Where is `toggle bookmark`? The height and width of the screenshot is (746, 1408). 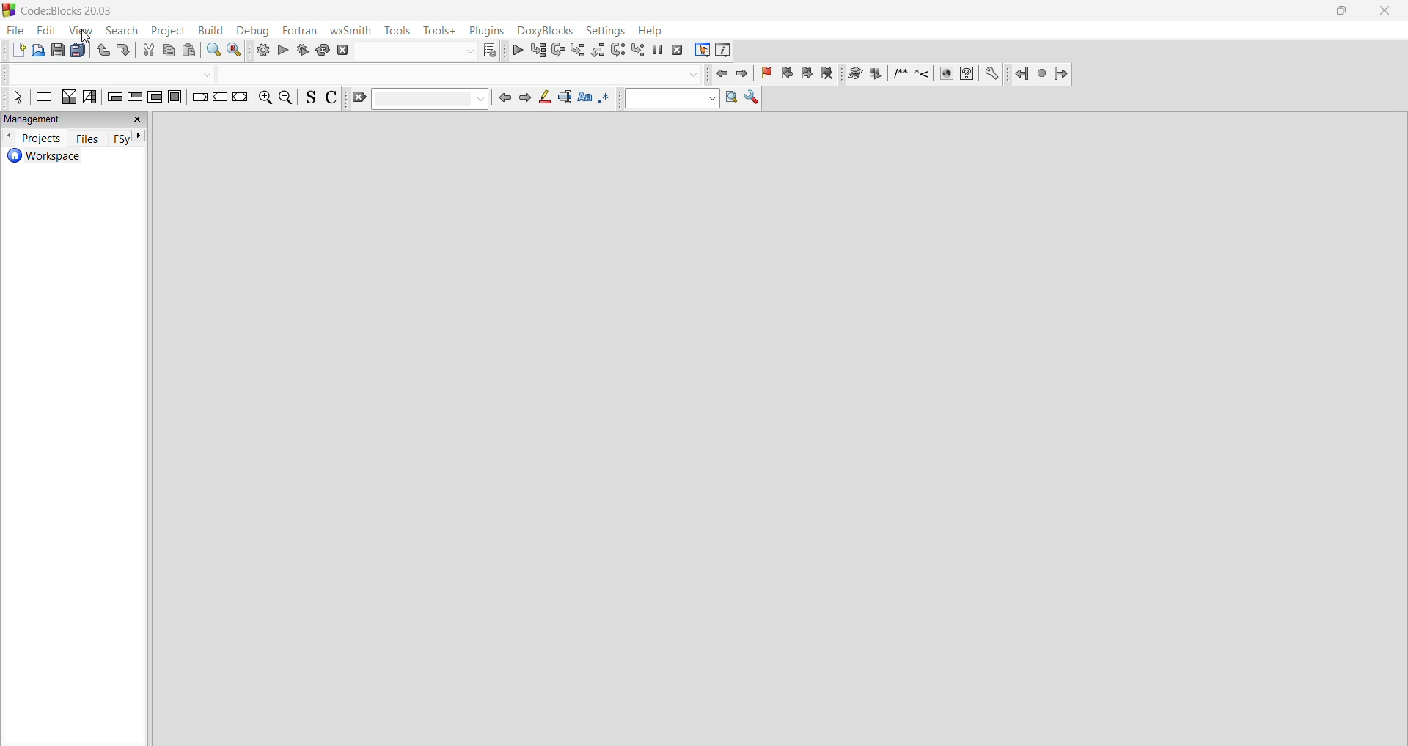
toggle bookmark is located at coordinates (766, 73).